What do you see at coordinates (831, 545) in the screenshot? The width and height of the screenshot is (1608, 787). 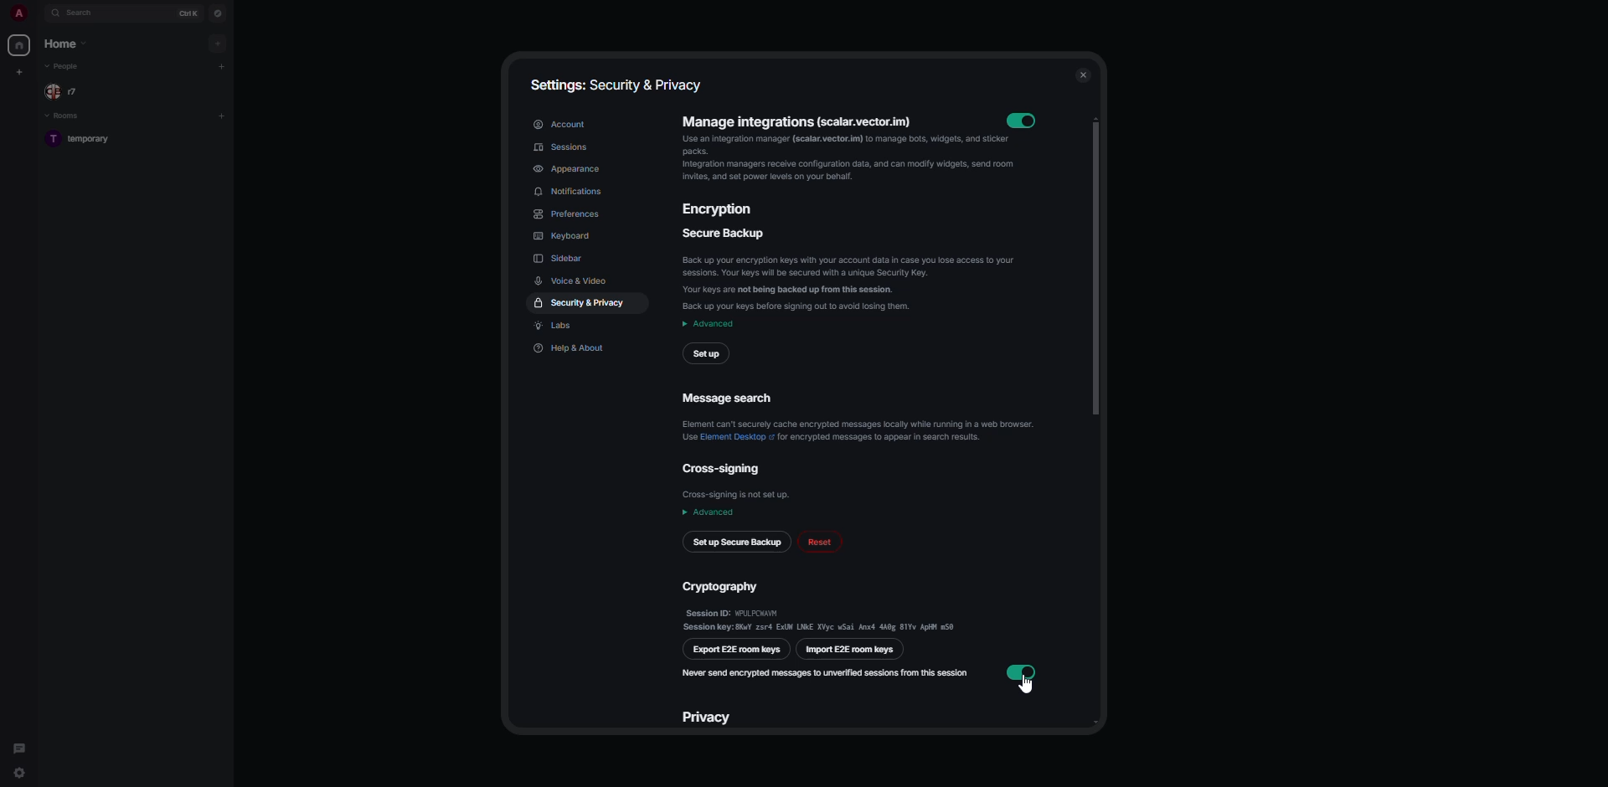 I see `reset` at bounding box center [831, 545].